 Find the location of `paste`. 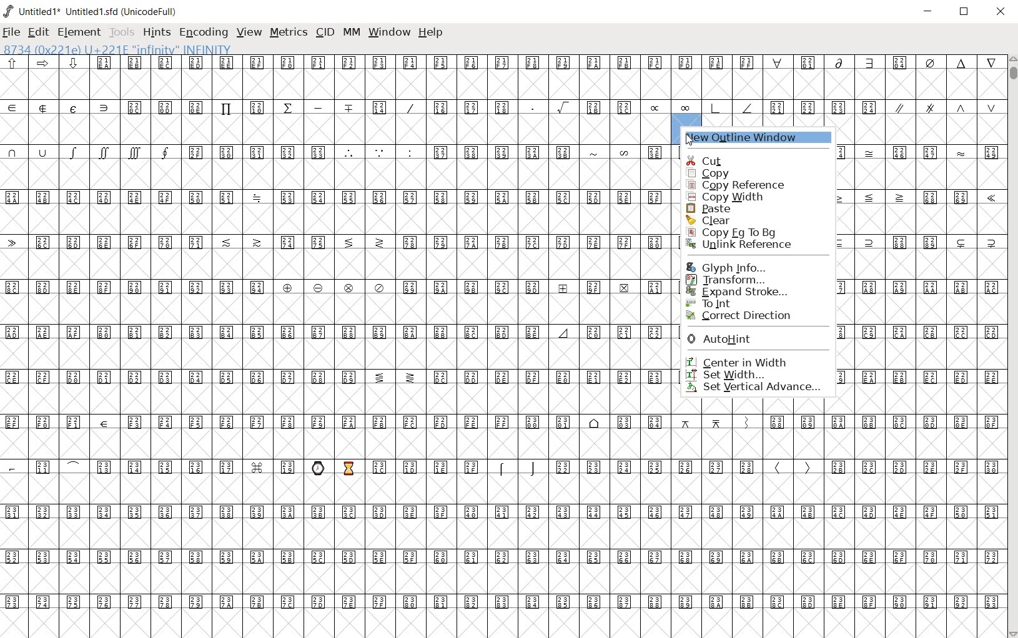

paste is located at coordinates (723, 207).